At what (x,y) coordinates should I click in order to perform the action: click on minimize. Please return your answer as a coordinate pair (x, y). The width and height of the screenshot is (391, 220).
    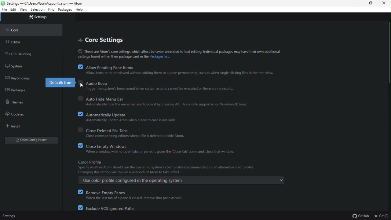
    Looking at the image, I should click on (359, 5).